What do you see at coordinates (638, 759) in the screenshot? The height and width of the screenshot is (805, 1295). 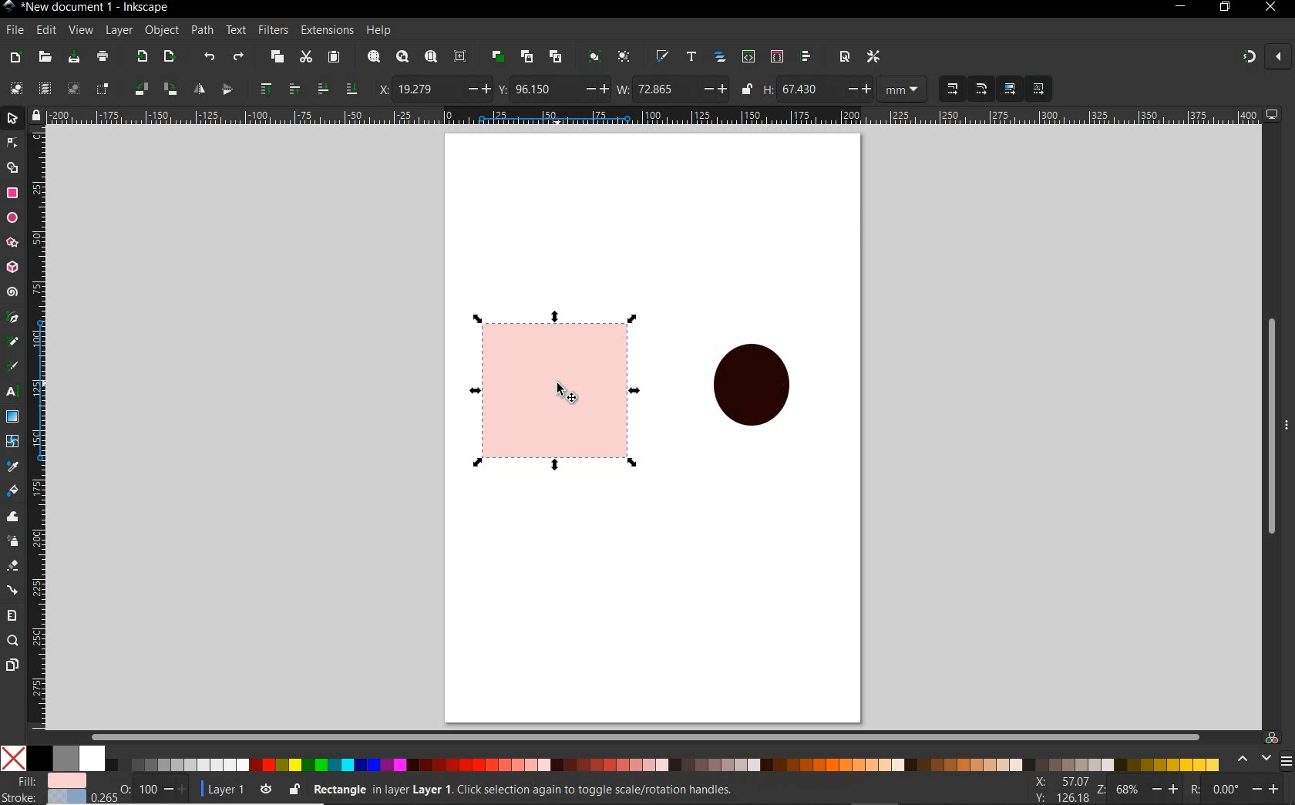 I see `color pallet` at bounding box center [638, 759].